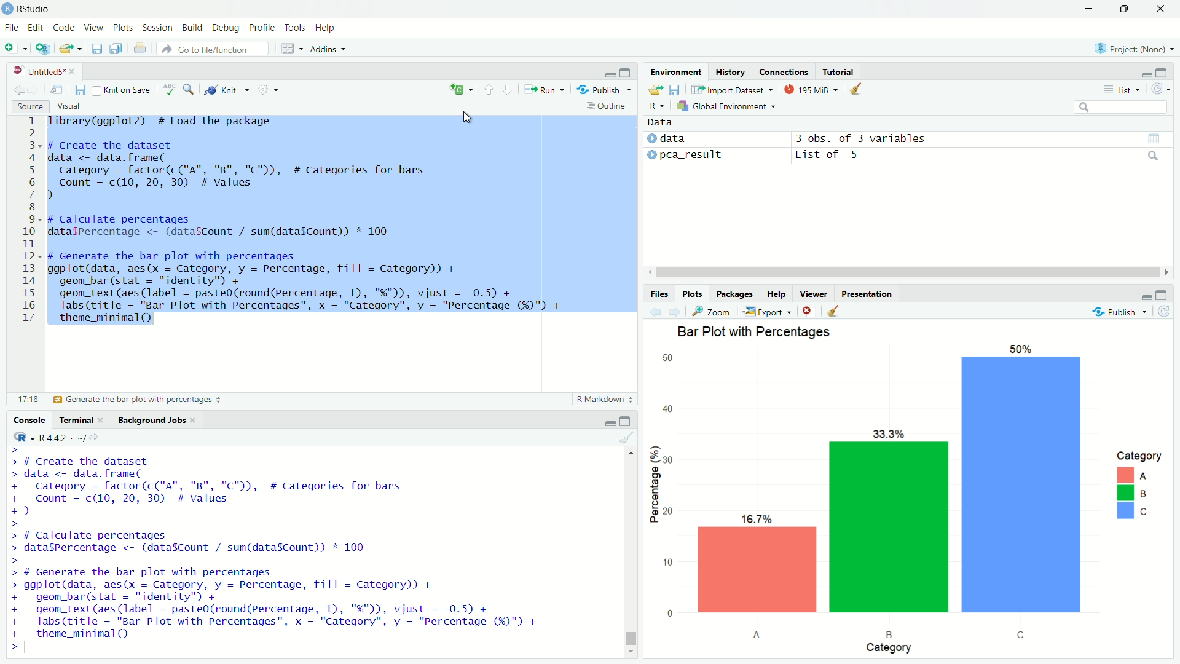 The height and width of the screenshot is (664, 1180). Describe the element at coordinates (730, 72) in the screenshot. I see `history` at that location.